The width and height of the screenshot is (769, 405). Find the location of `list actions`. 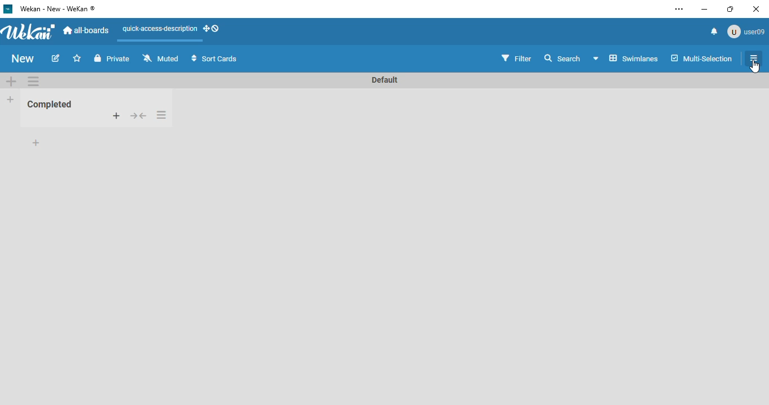

list actions is located at coordinates (35, 80).